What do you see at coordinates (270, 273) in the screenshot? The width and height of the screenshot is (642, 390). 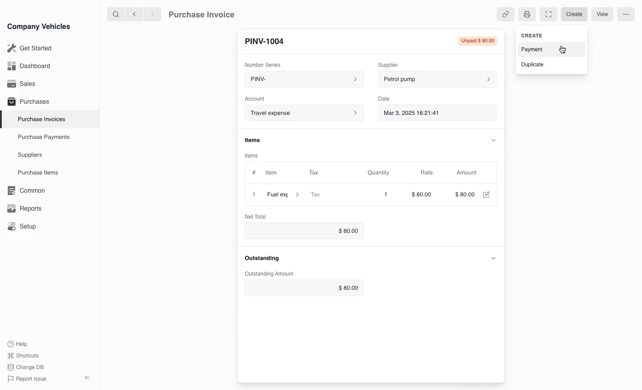 I see `Outstanding Amount` at bounding box center [270, 273].